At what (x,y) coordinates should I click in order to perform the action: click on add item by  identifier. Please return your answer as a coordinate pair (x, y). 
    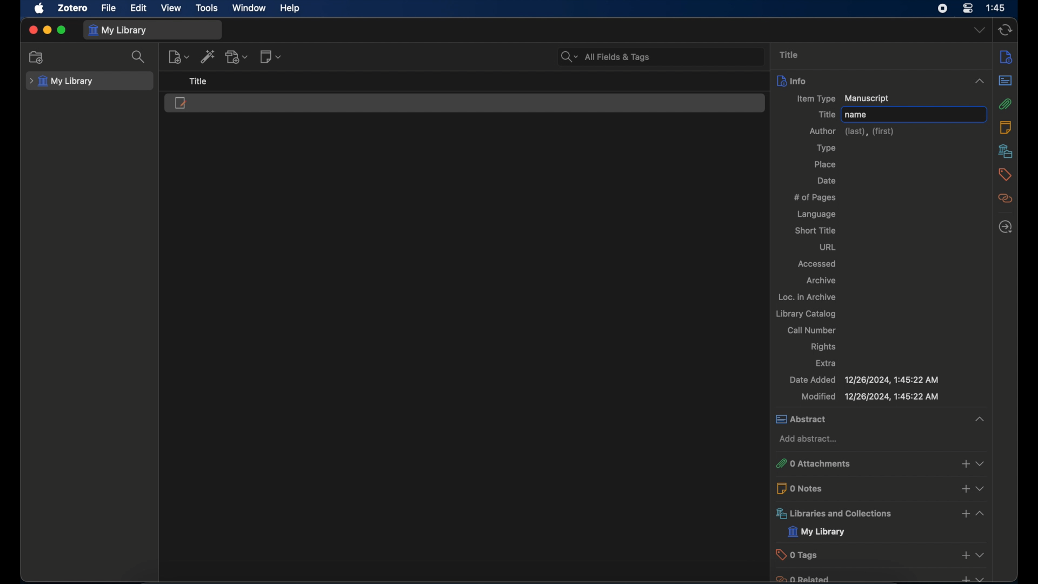
    Looking at the image, I should click on (208, 56).